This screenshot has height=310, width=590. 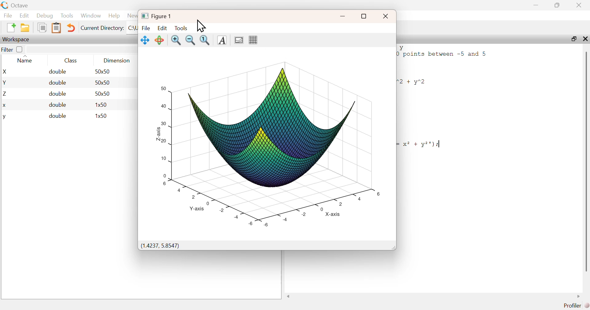 I want to click on minimize, so click(x=536, y=5).